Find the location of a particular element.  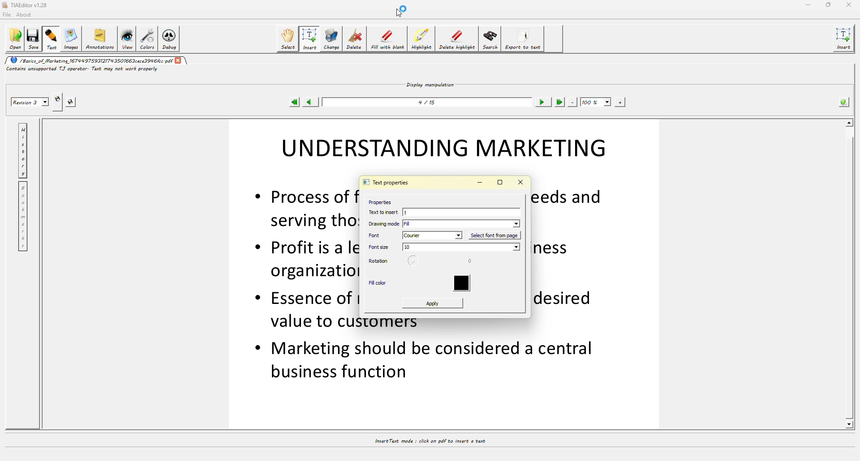

minimize is located at coordinates (807, 5).